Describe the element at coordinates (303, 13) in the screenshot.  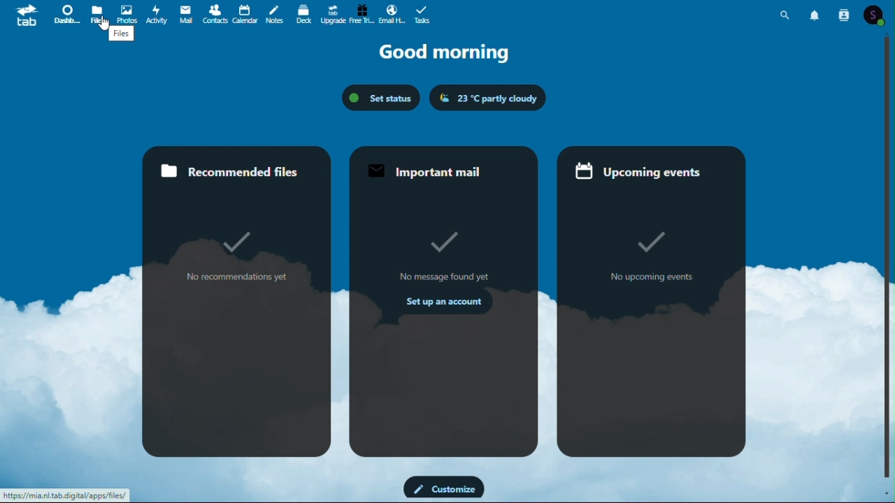
I see `deck` at that location.